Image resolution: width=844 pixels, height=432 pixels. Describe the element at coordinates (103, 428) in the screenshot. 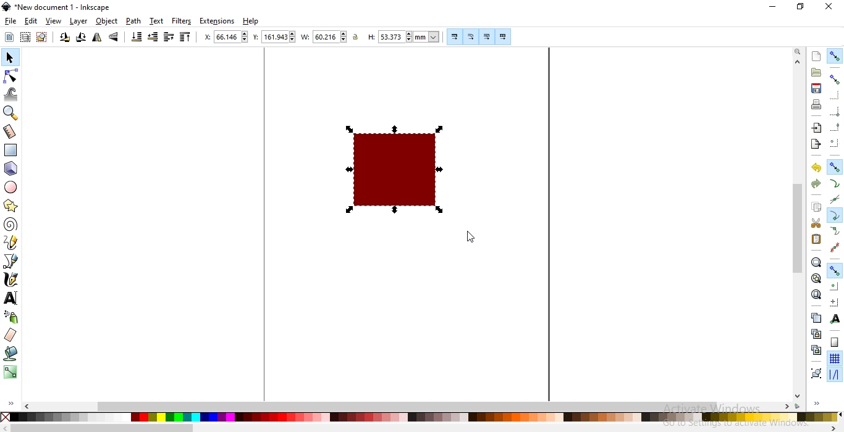

I see `` at that location.